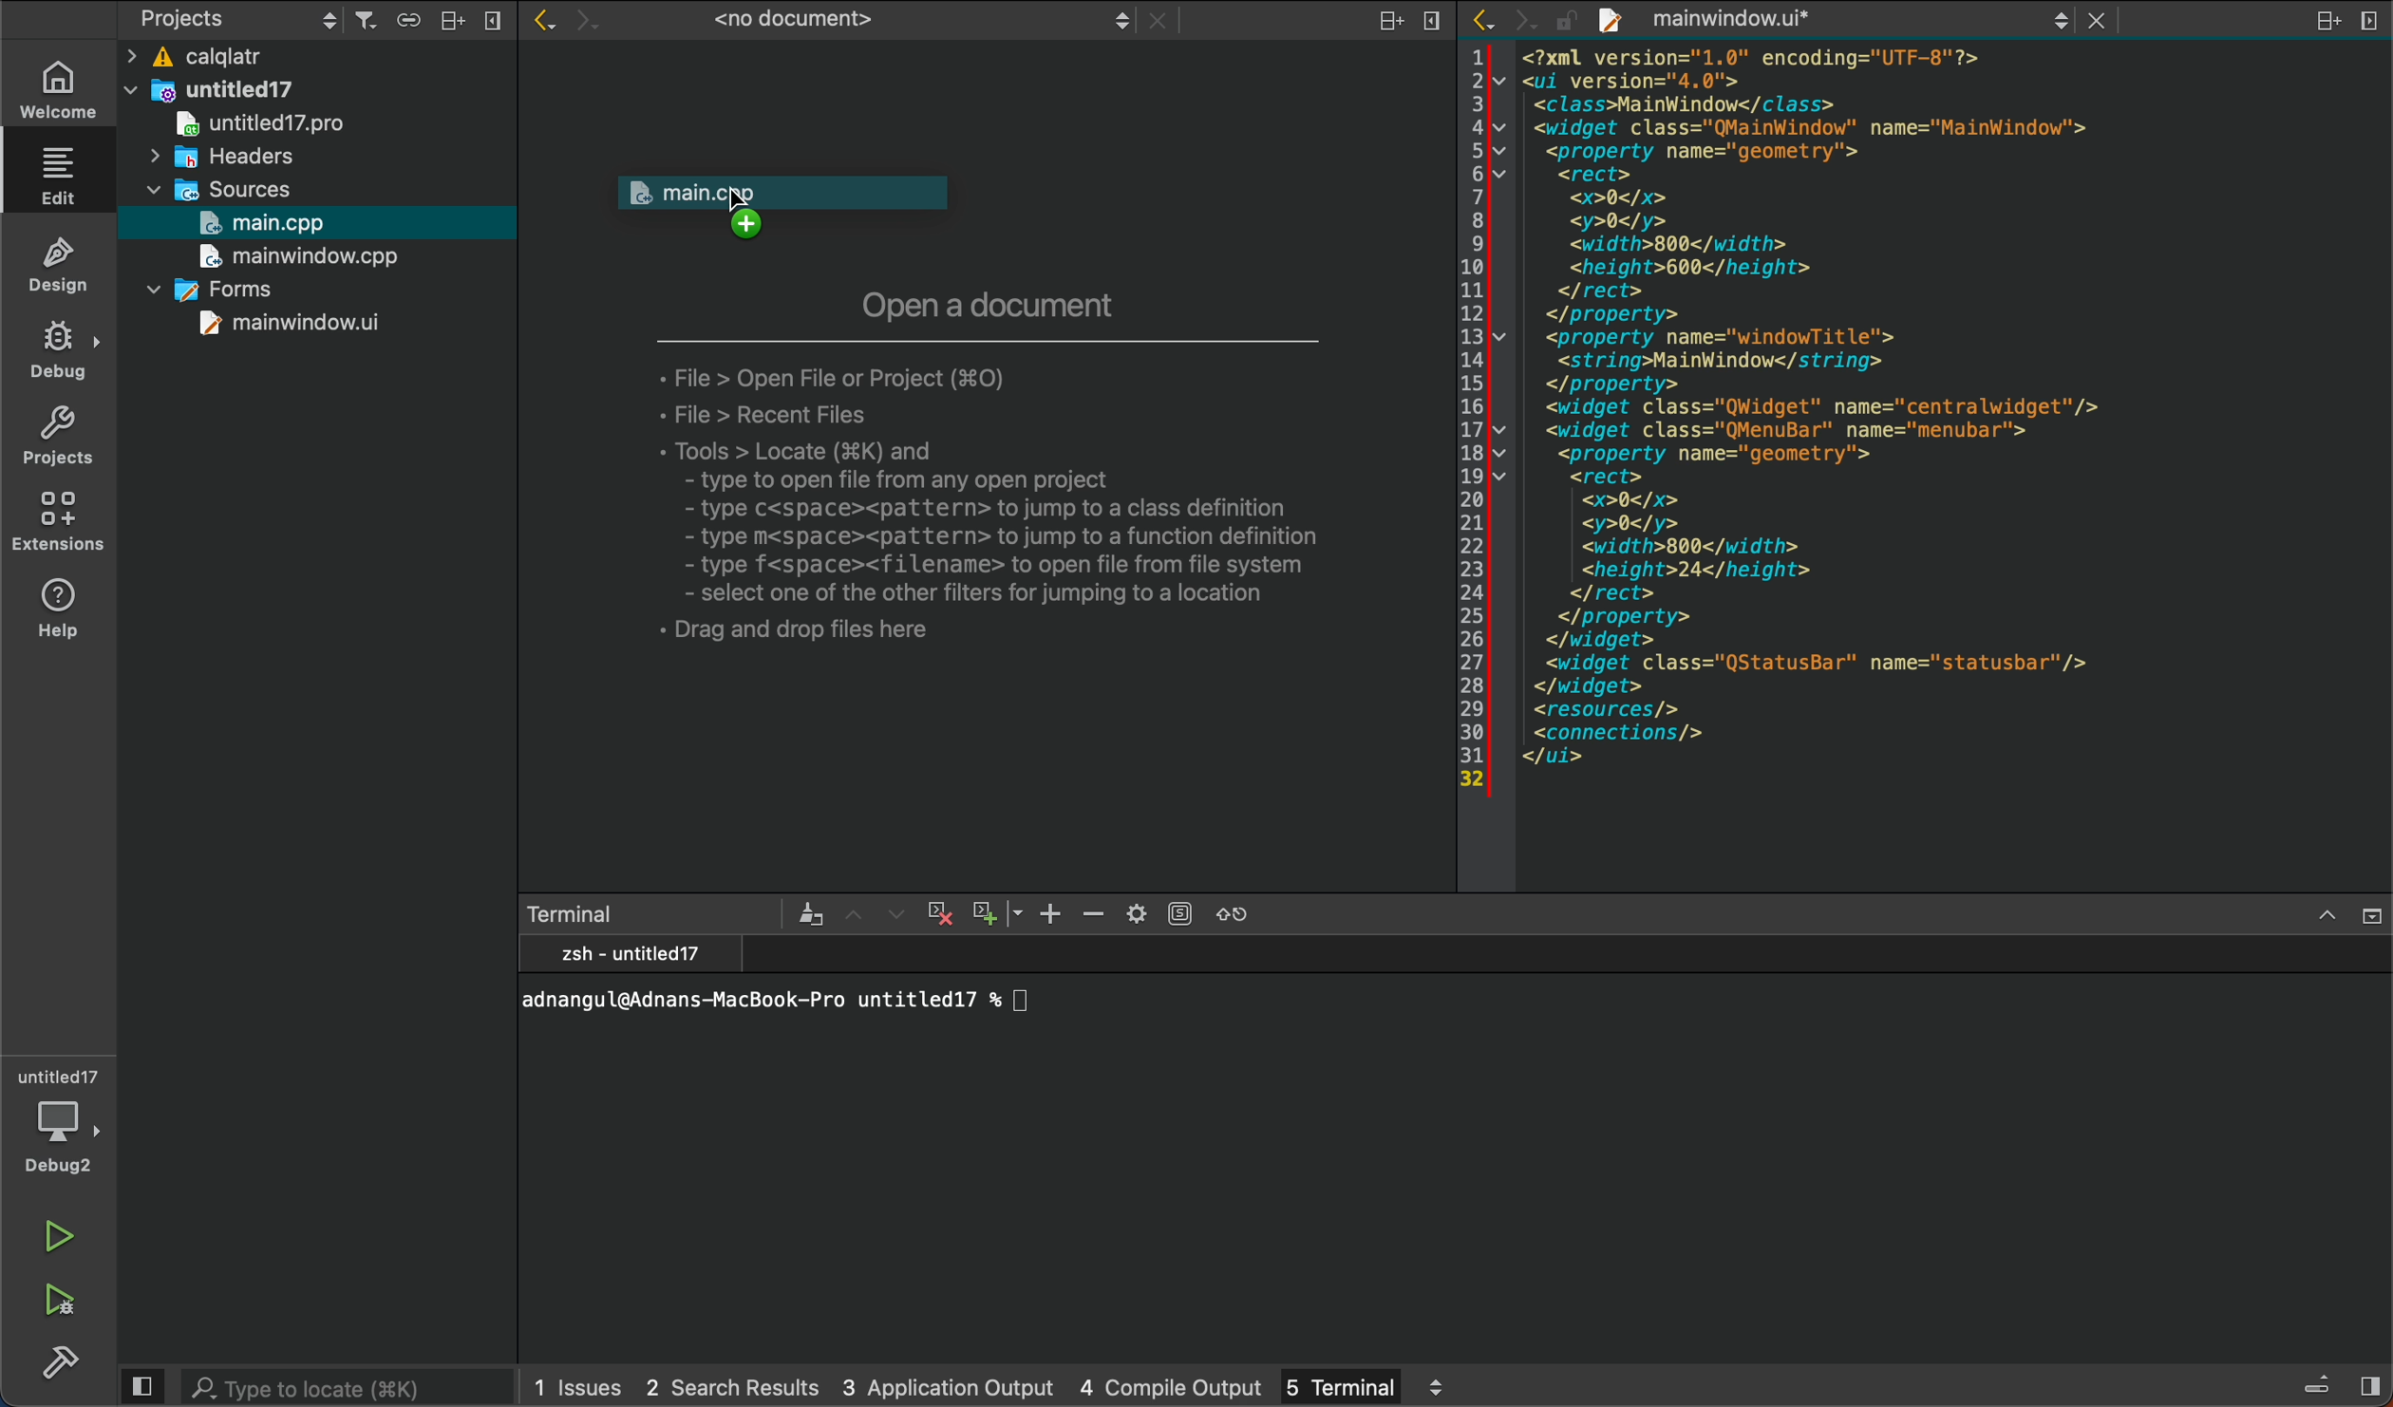  Describe the element at coordinates (61, 612) in the screenshot. I see `help` at that location.